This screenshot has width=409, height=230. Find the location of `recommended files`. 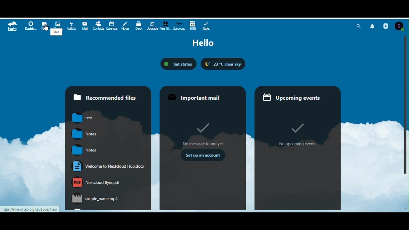

recommended files is located at coordinates (107, 94).